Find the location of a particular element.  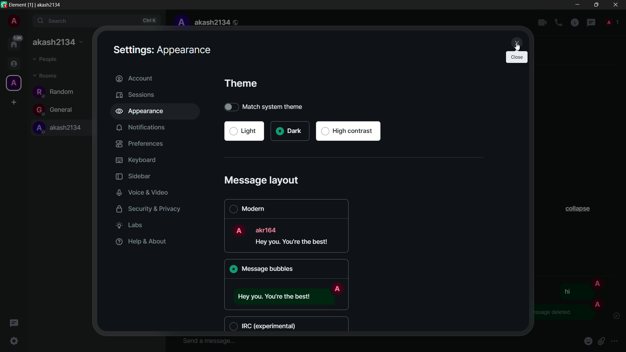

sessions is located at coordinates (136, 95).